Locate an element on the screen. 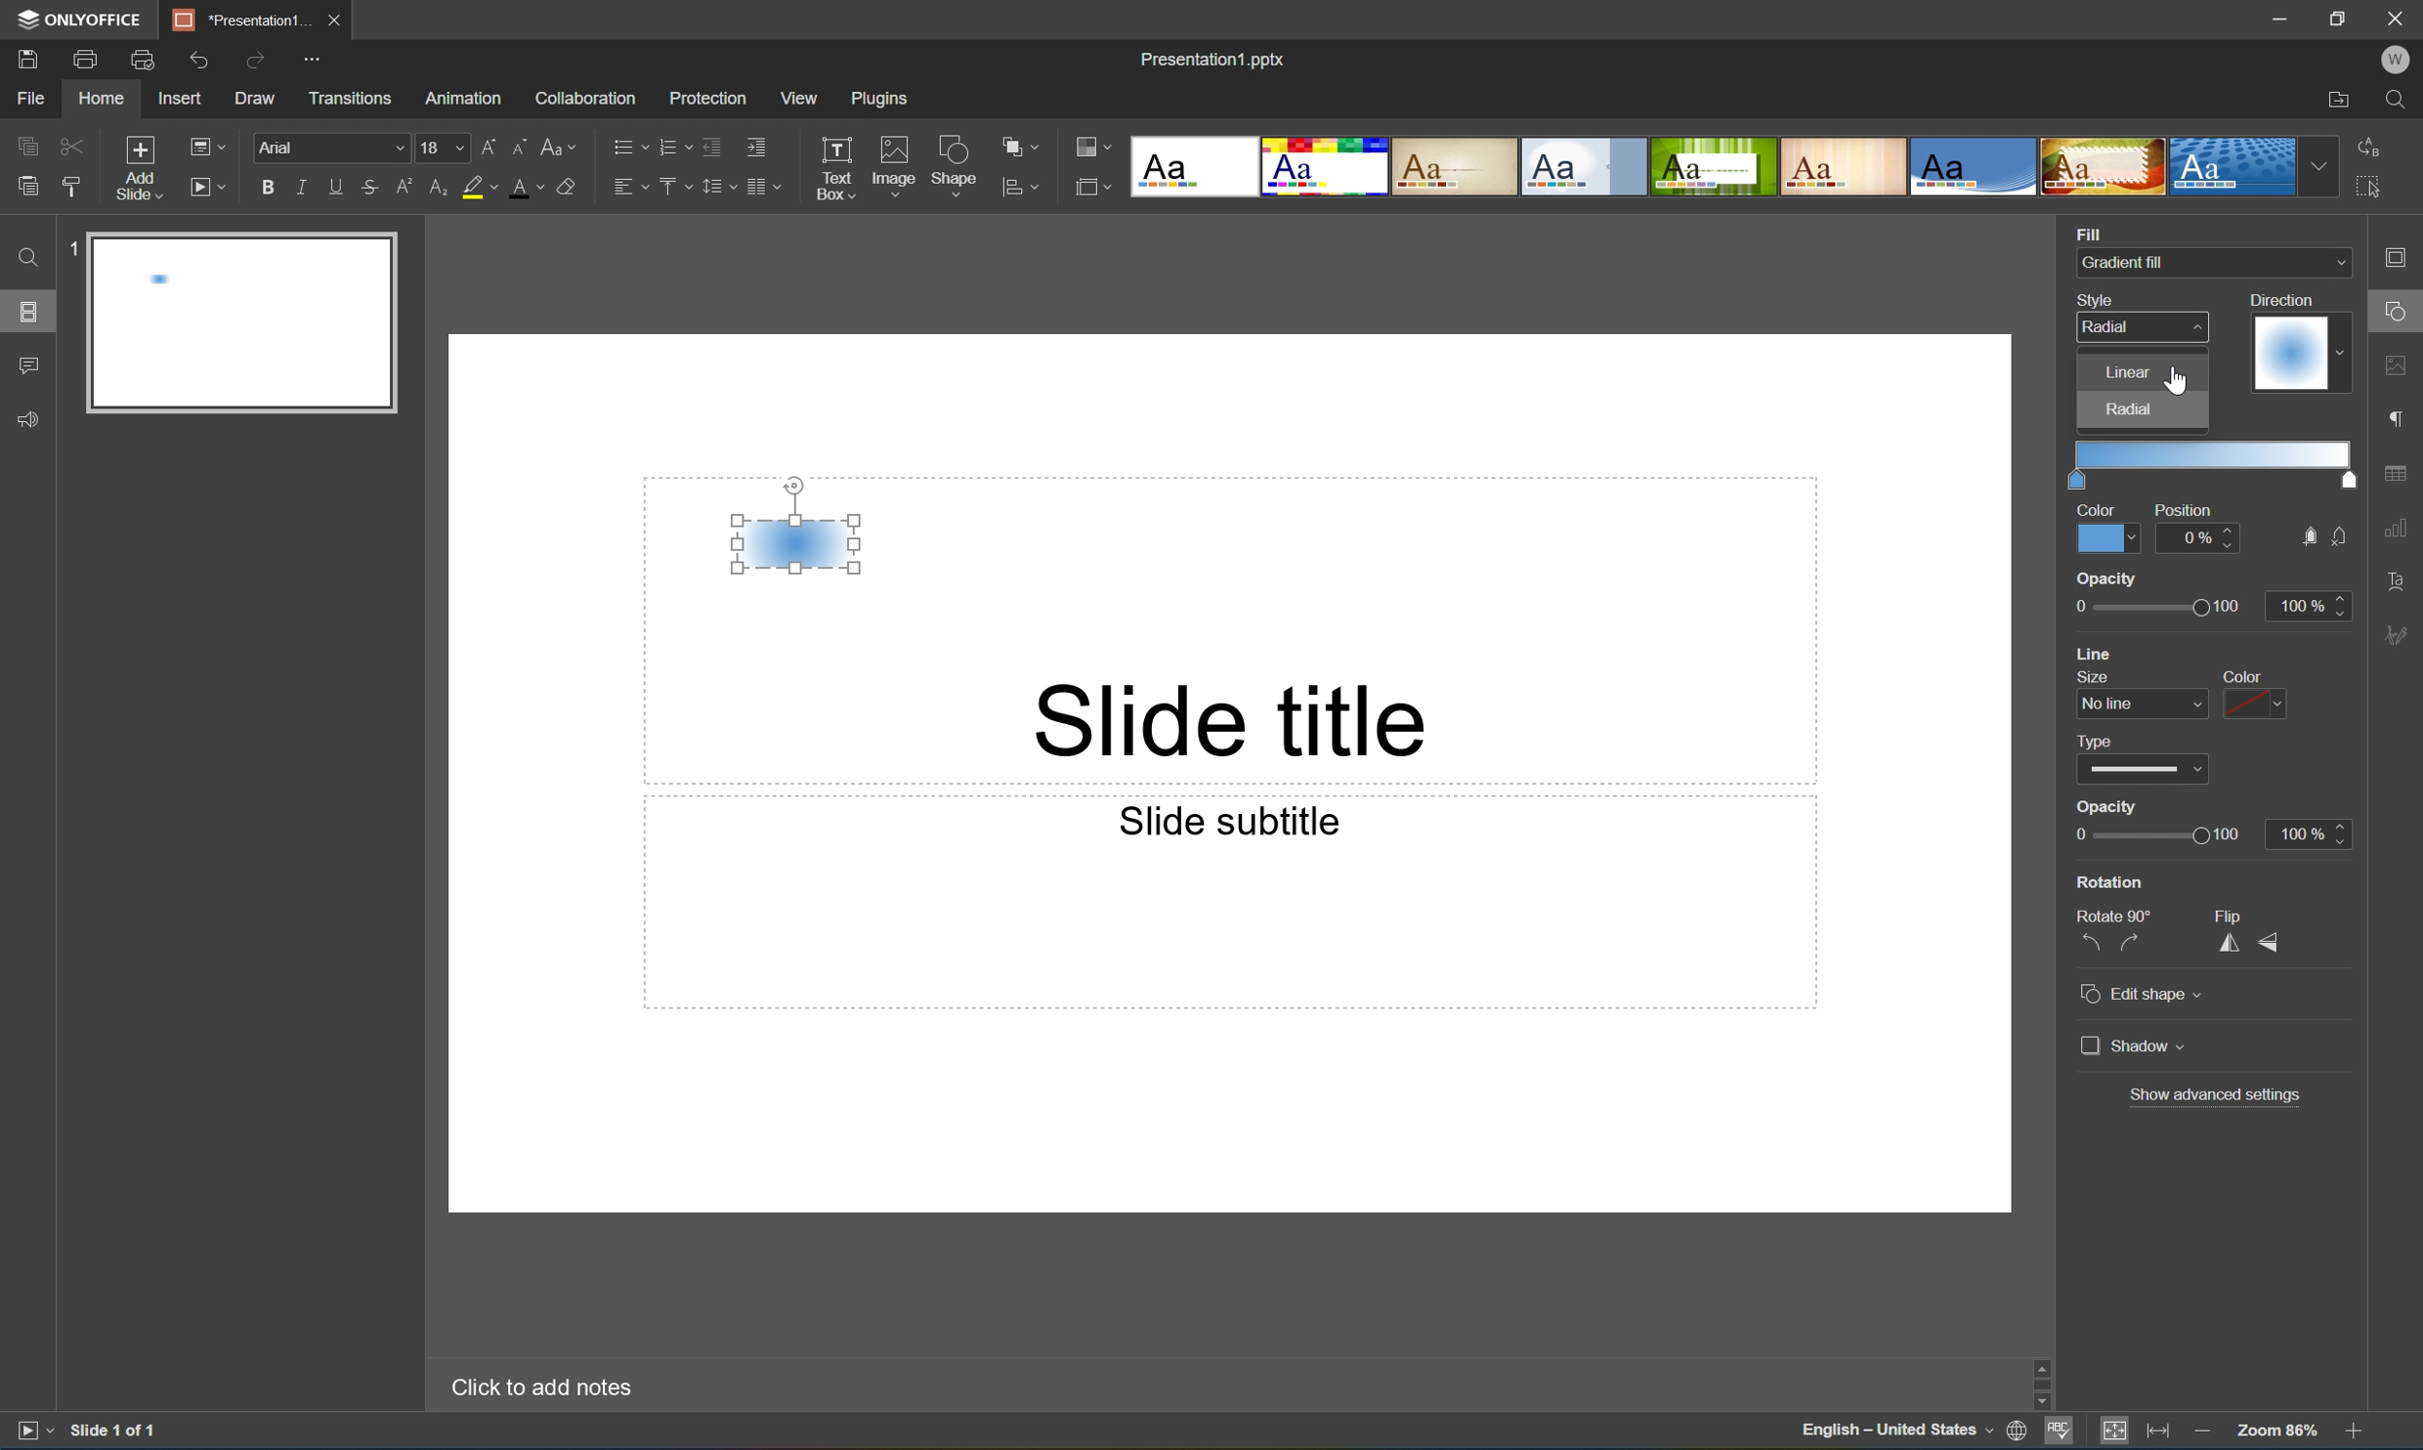 The image size is (2423, 1450). Numbering is located at coordinates (672, 146).